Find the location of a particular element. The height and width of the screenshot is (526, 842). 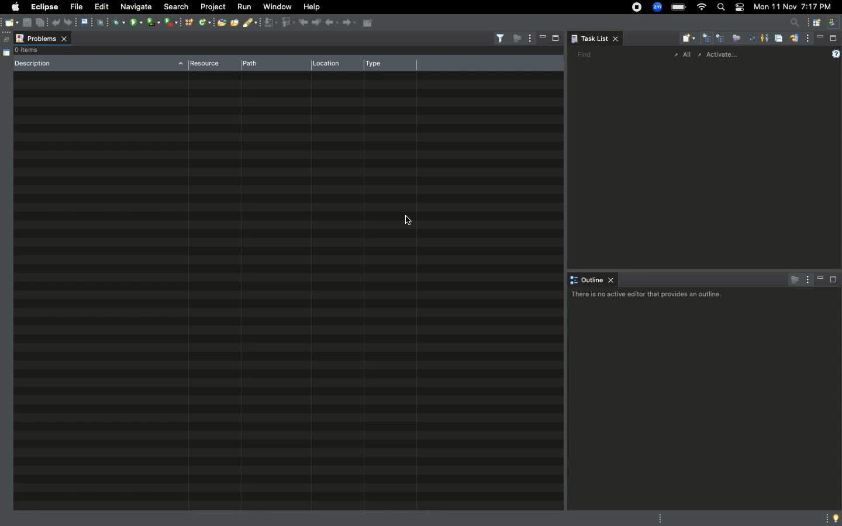

Maximize is located at coordinates (834, 282).